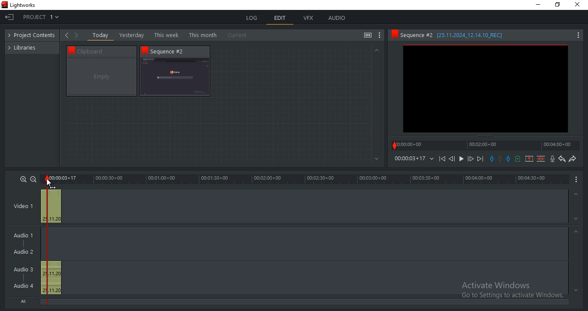  Describe the element at coordinates (33, 180) in the screenshot. I see `zoom out` at that location.